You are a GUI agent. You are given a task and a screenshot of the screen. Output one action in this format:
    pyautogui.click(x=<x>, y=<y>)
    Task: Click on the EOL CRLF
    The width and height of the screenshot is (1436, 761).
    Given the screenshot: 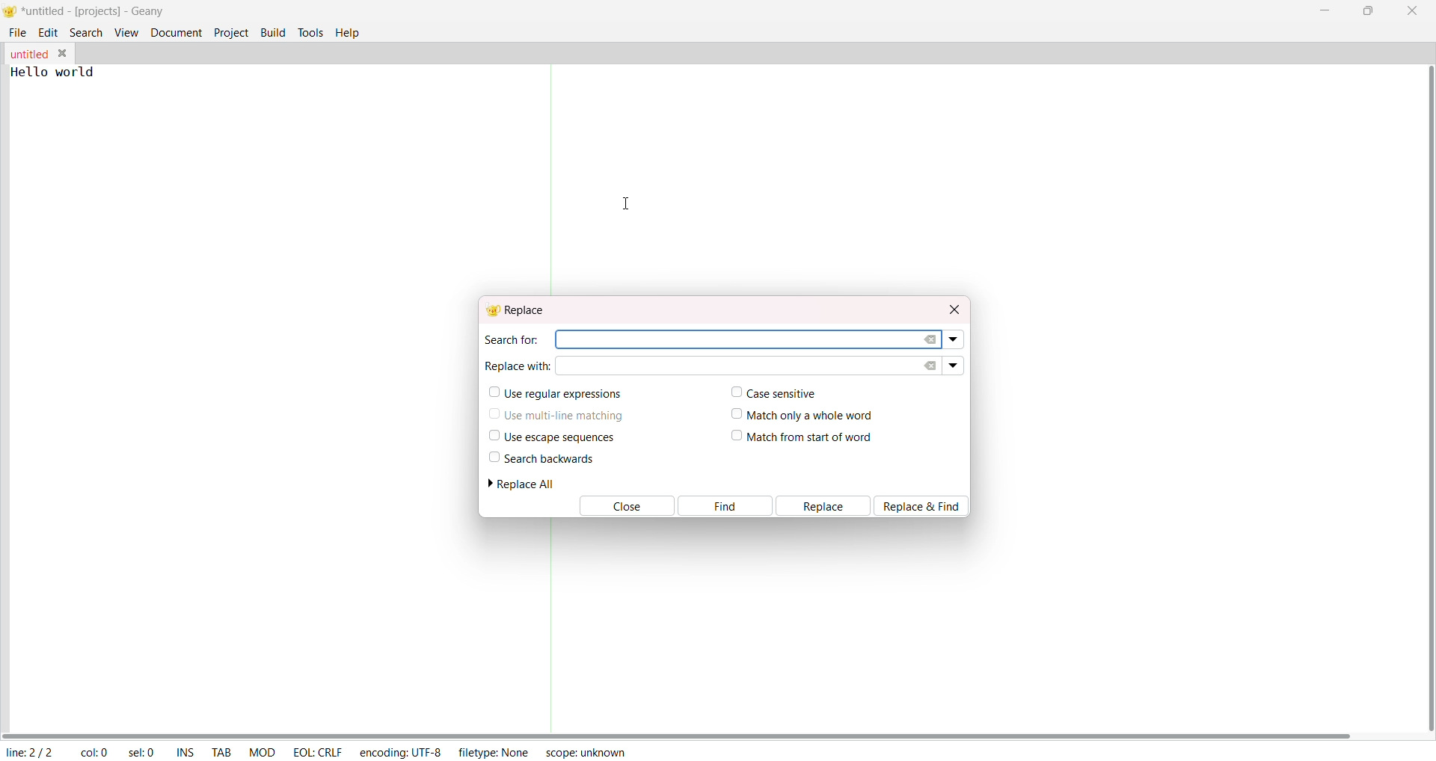 What is the action you would take?
    pyautogui.click(x=317, y=750)
    